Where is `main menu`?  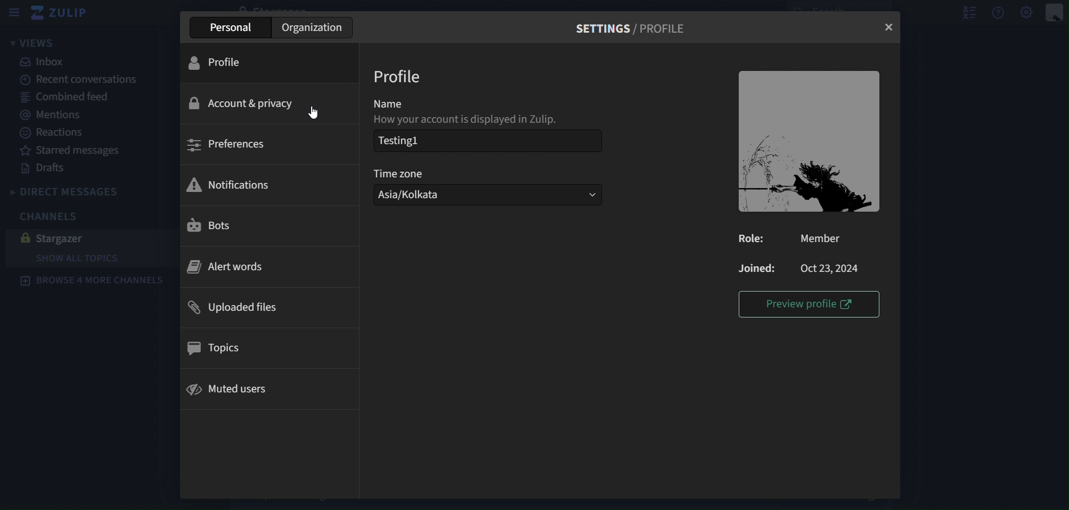
main menu is located at coordinates (1027, 12).